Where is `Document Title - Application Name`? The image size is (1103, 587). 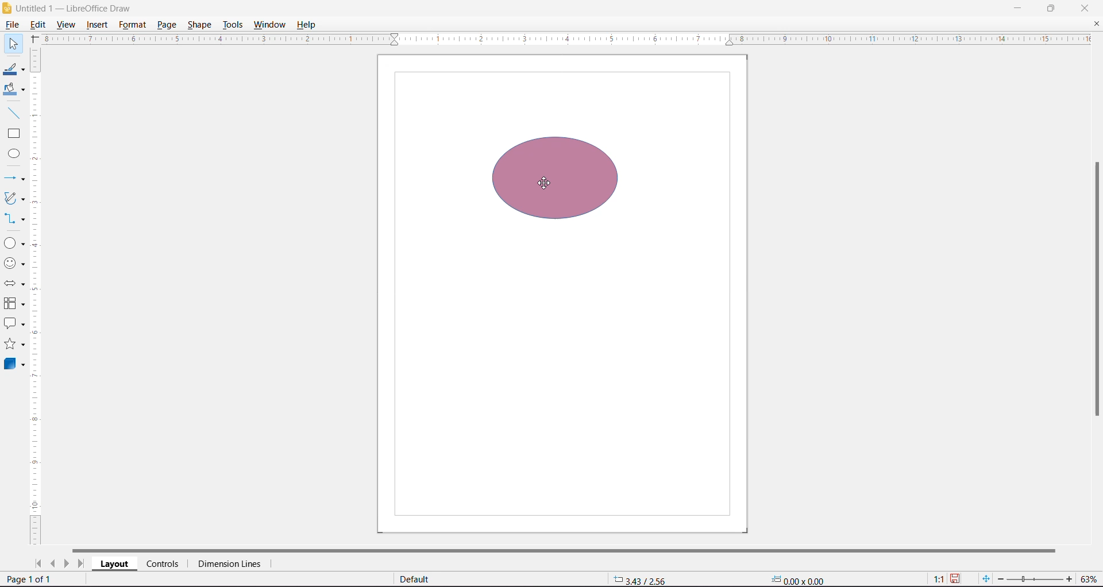
Document Title - Application Name is located at coordinates (87, 7).